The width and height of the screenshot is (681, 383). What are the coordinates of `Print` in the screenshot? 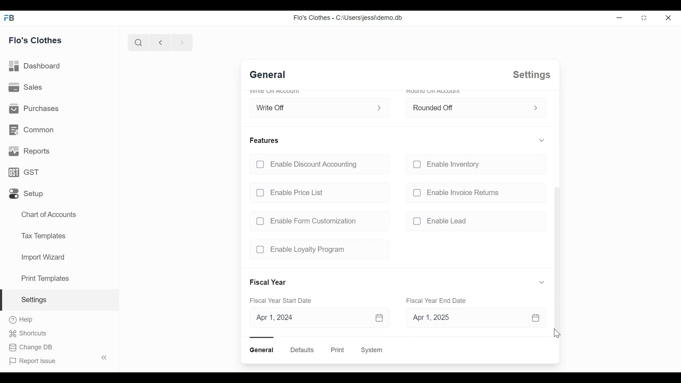 It's located at (337, 350).